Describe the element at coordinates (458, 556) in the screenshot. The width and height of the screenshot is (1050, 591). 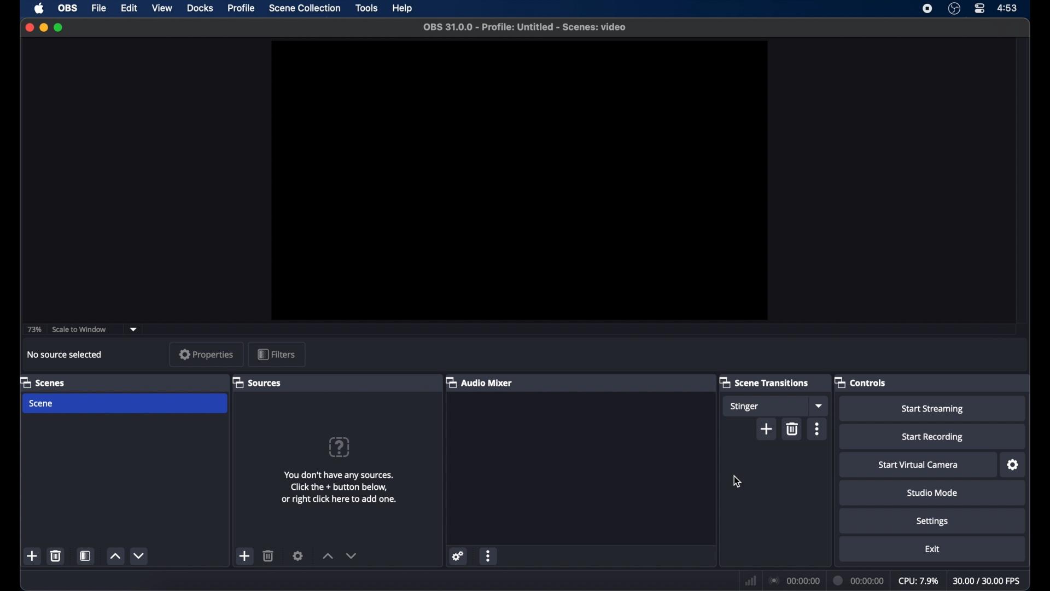
I see `settings` at that location.